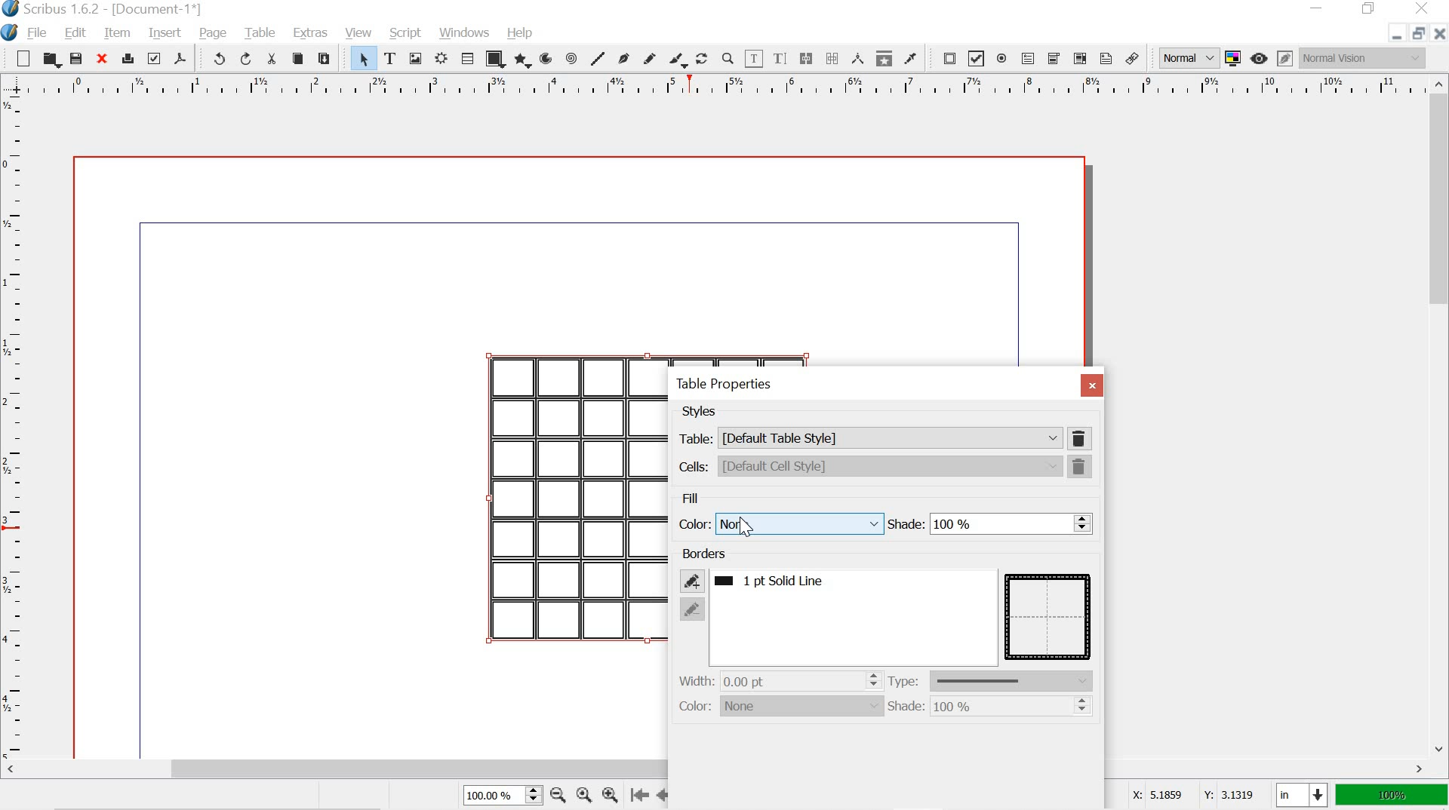 The width and height of the screenshot is (1449, 810). What do you see at coordinates (583, 794) in the screenshot?
I see `zoom to` at bounding box center [583, 794].